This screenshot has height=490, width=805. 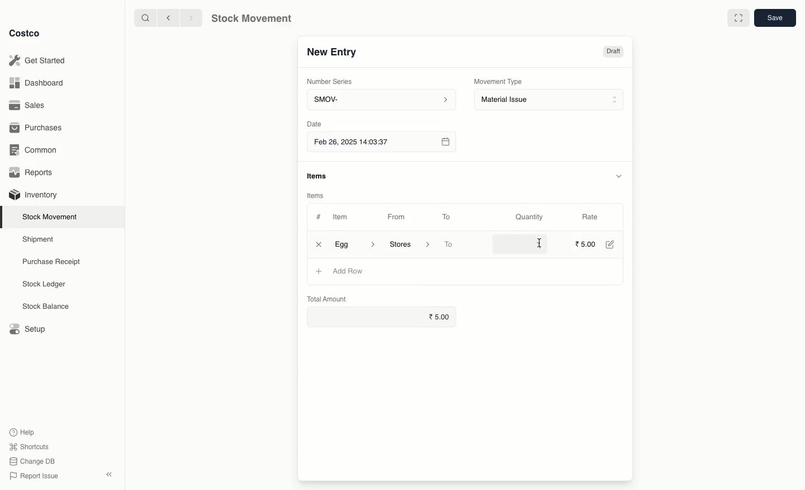 What do you see at coordinates (35, 195) in the screenshot?
I see `Inventory` at bounding box center [35, 195].